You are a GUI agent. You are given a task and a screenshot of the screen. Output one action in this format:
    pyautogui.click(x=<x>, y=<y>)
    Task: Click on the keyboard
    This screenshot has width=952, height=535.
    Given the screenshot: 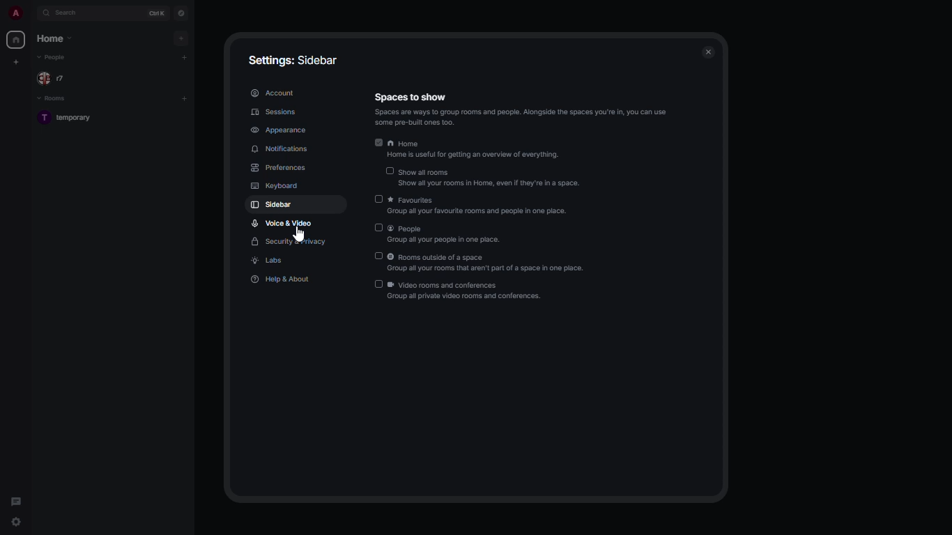 What is the action you would take?
    pyautogui.click(x=276, y=187)
    